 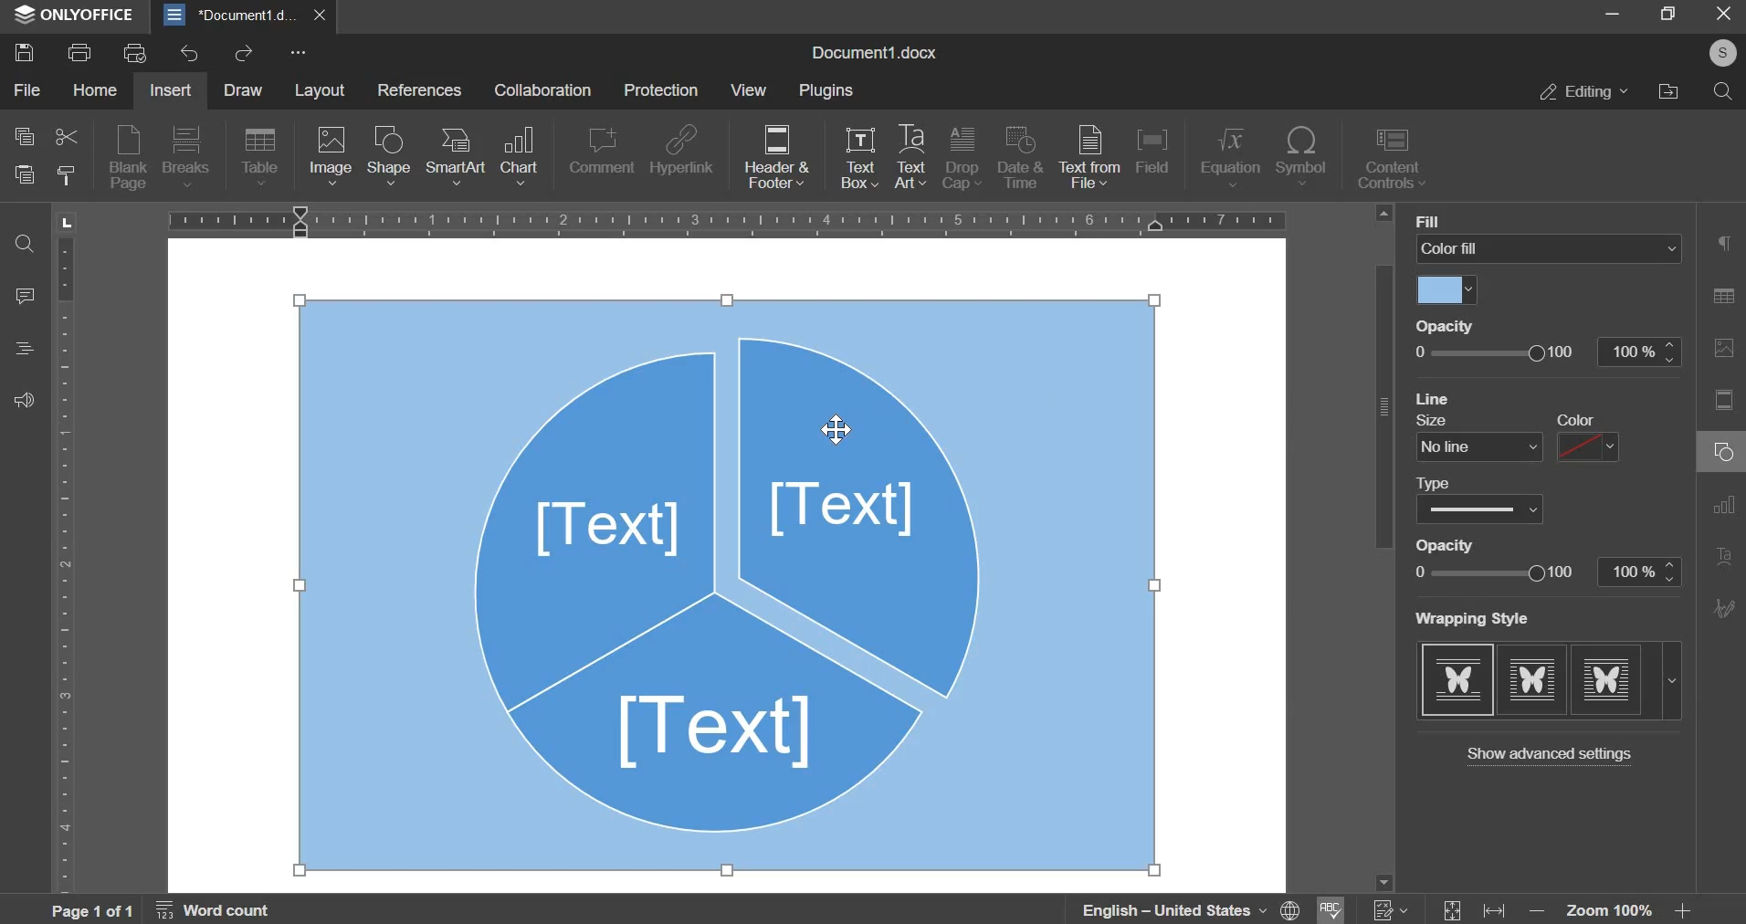 I want to click on vertical slider, so click(x=1384, y=551).